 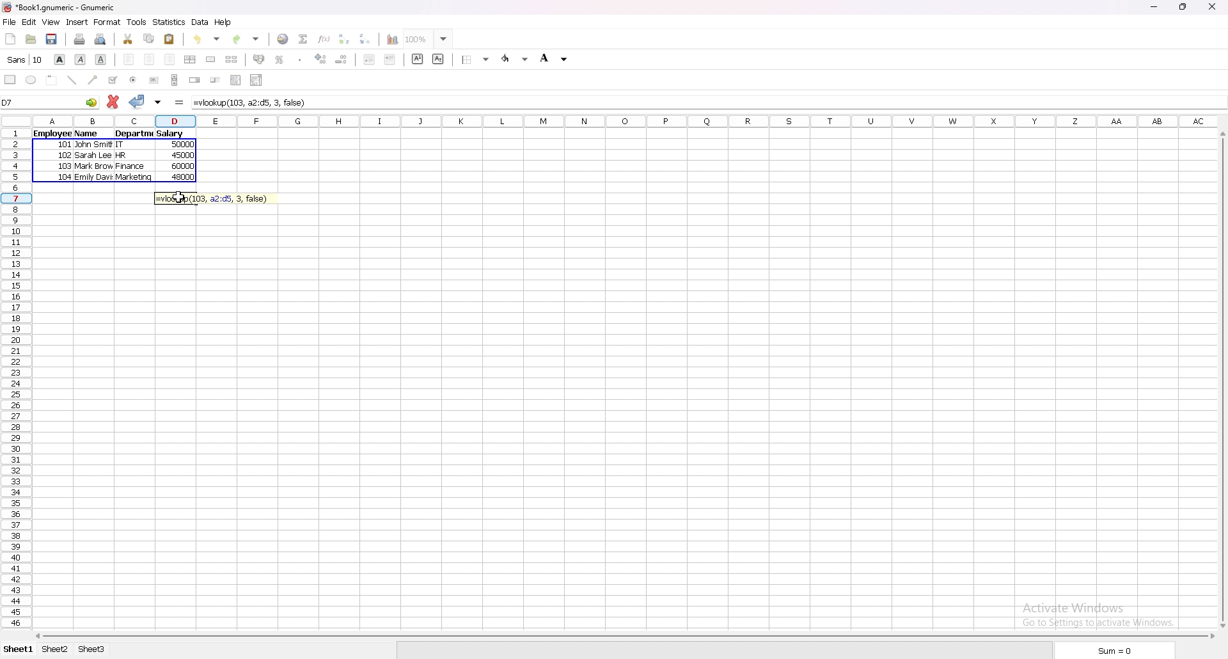 I want to click on sheet 3, so click(x=91, y=650).